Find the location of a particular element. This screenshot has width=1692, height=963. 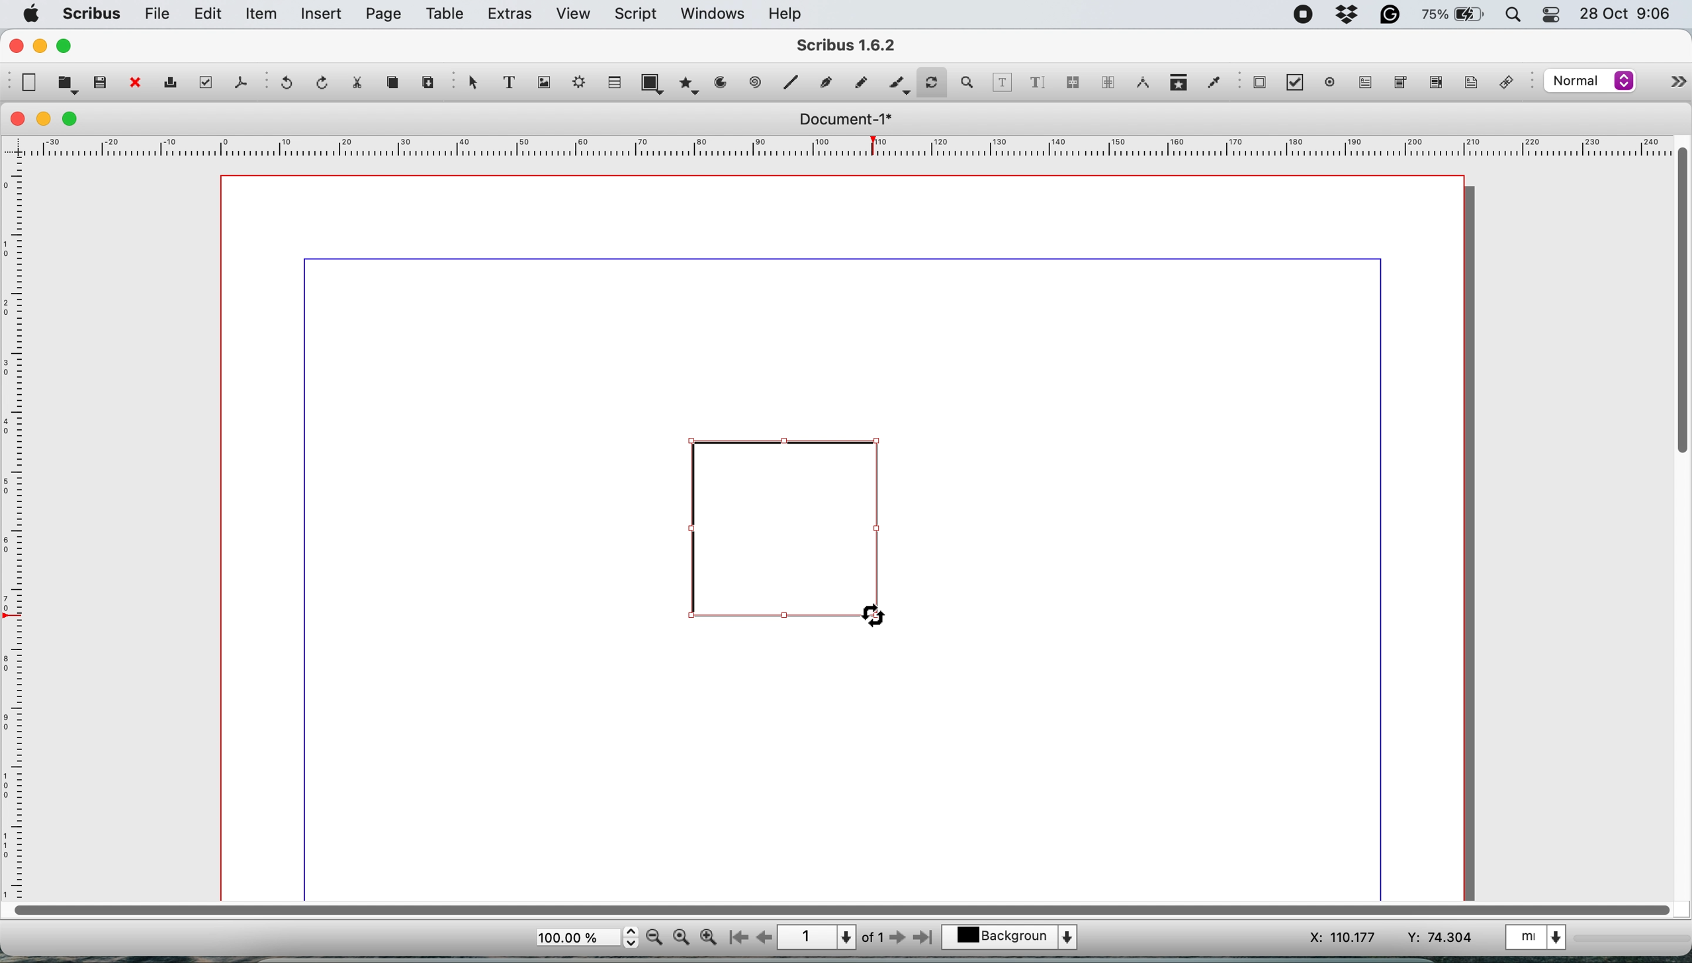

bezier curve is located at coordinates (828, 81).